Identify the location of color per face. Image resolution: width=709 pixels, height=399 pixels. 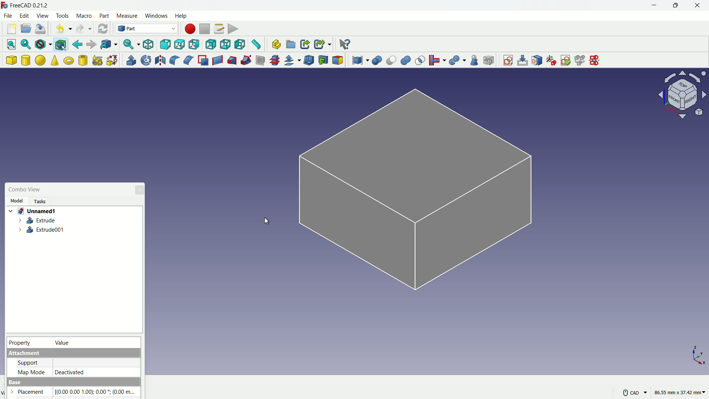
(338, 60).